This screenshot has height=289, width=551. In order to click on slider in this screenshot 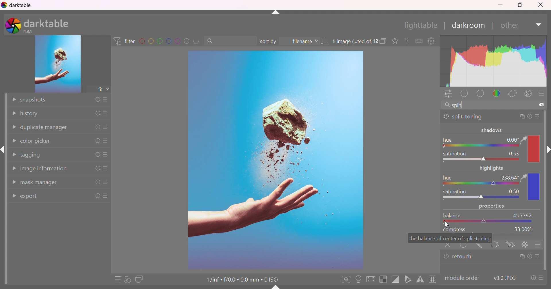, I will do `click(483, 197)`.